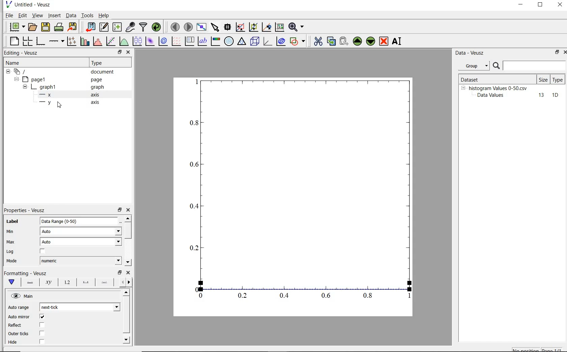 The height and width of the screenshot is (352, 567). I want to click on minimize, so click(521, 5).